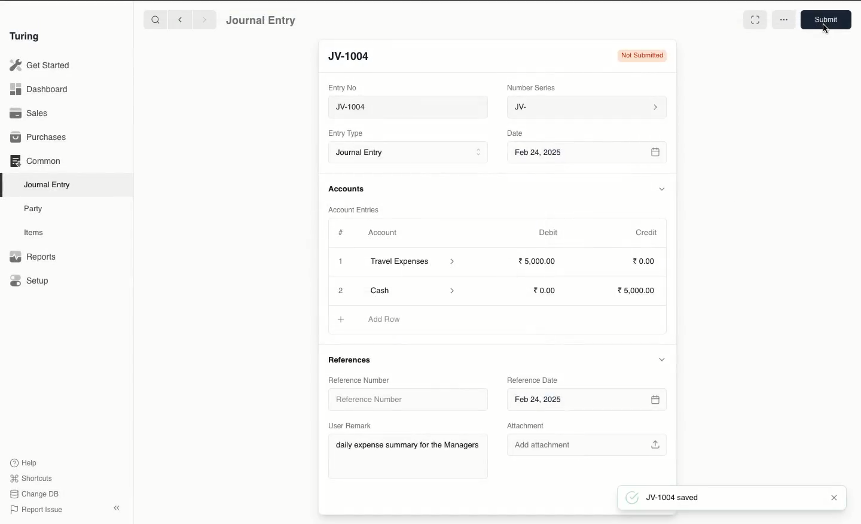 The image size is (861, 524). Describe the element at coordinates (645, 260) in the screenshot. I see `0.00` at that location.